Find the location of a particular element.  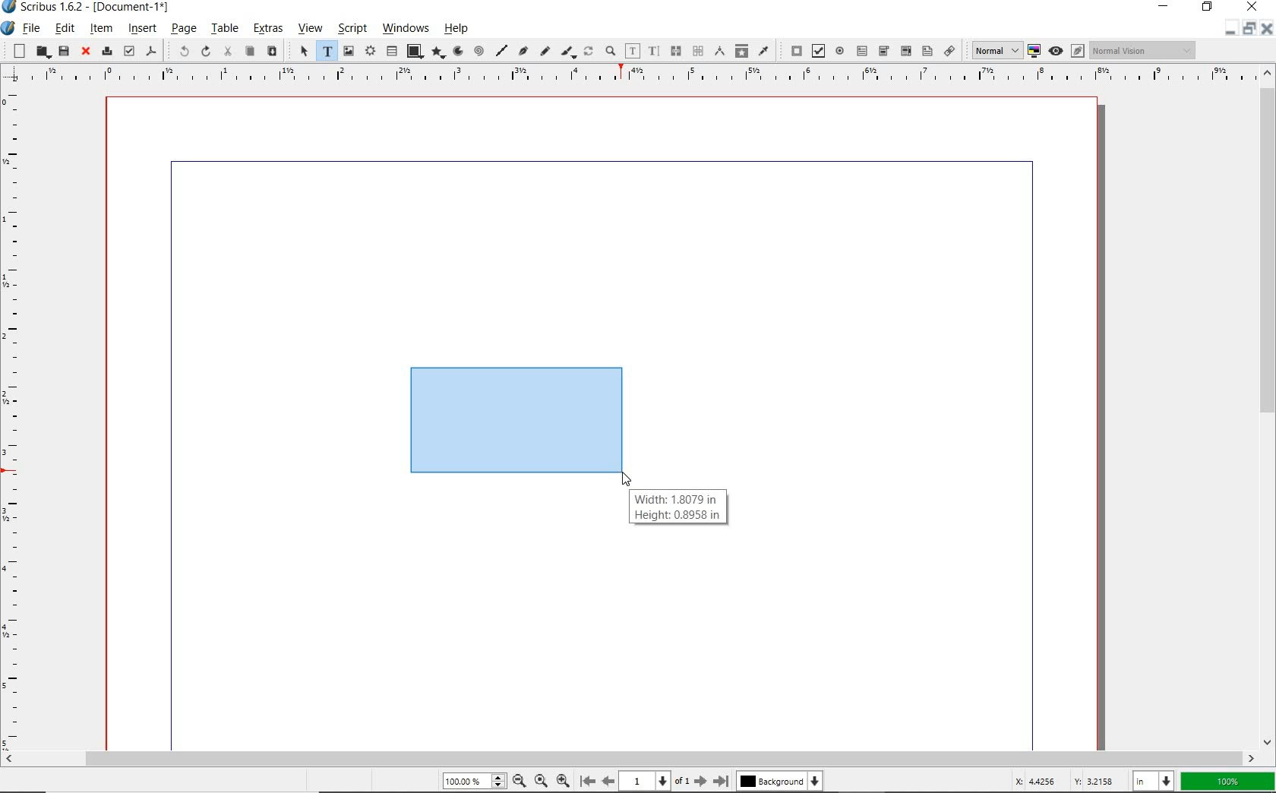

Edit in preview mode is located at coordinates (1079, 50).